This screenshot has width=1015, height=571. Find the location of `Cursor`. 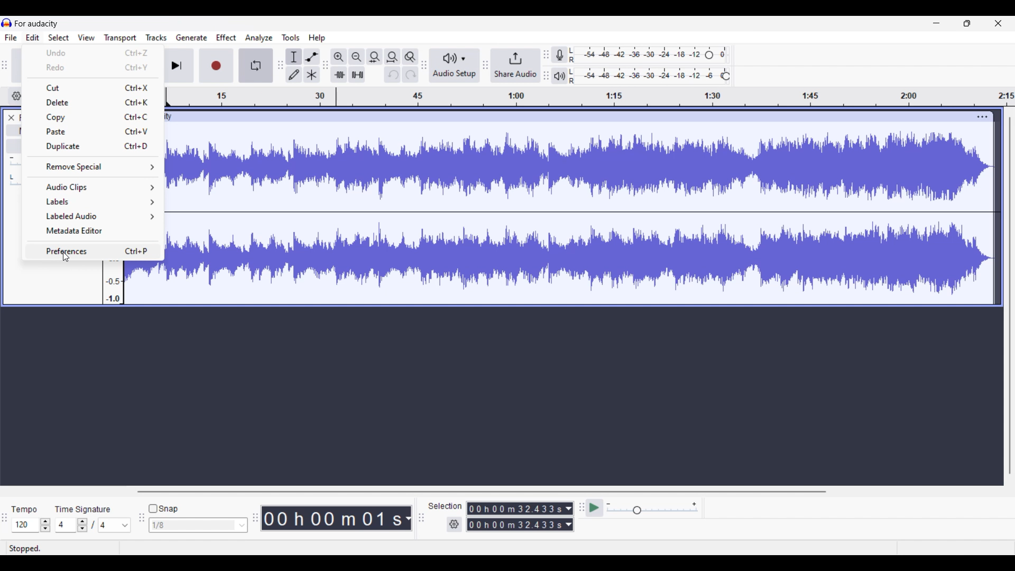

Cursor is located at coordinates (66, 257).